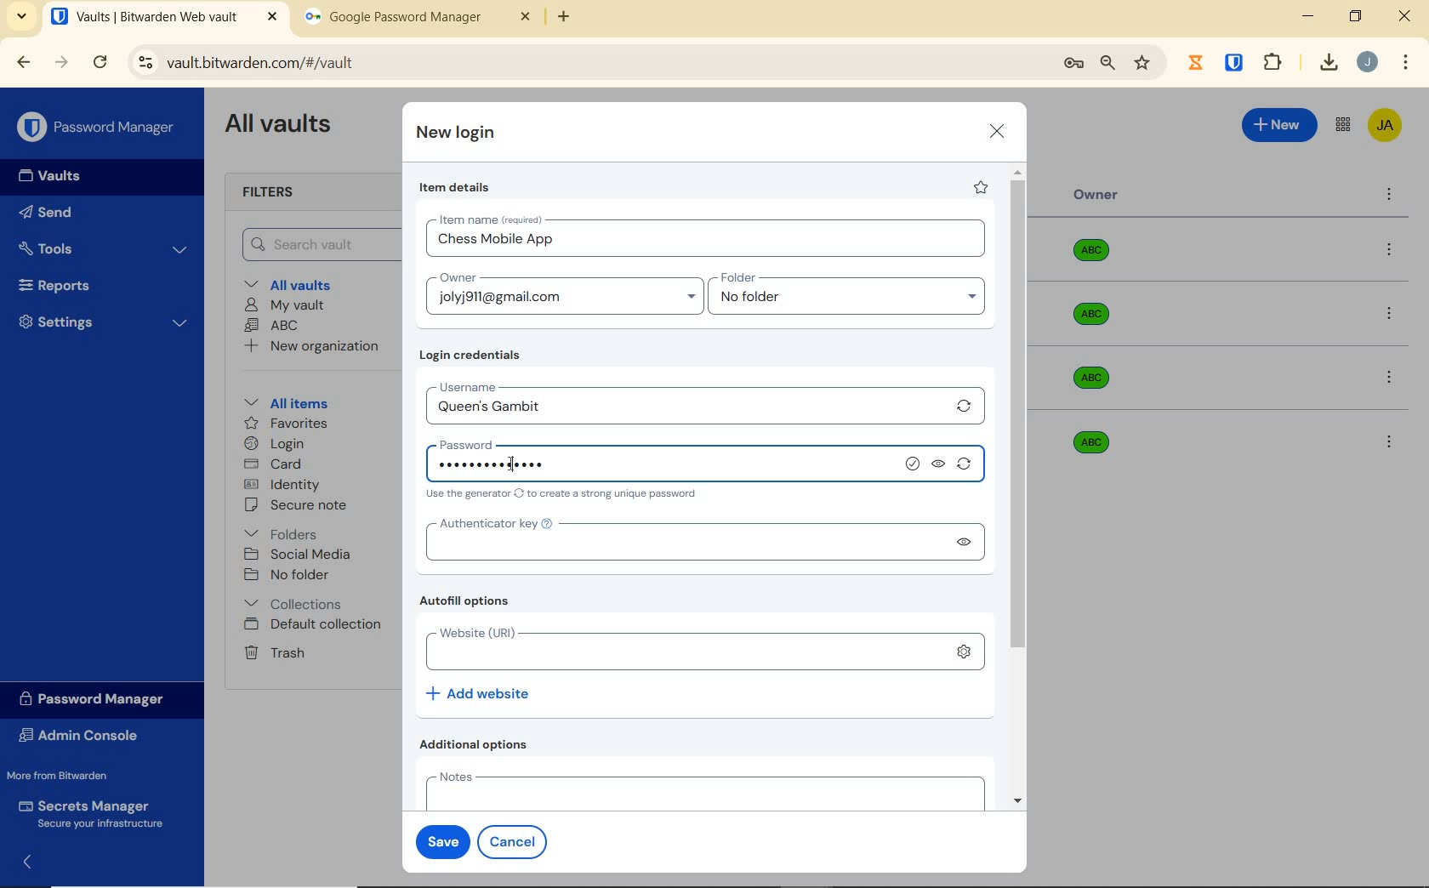 The width and height of the screenshot is (1429, 888). I want to click on close, so click(1406, 16).